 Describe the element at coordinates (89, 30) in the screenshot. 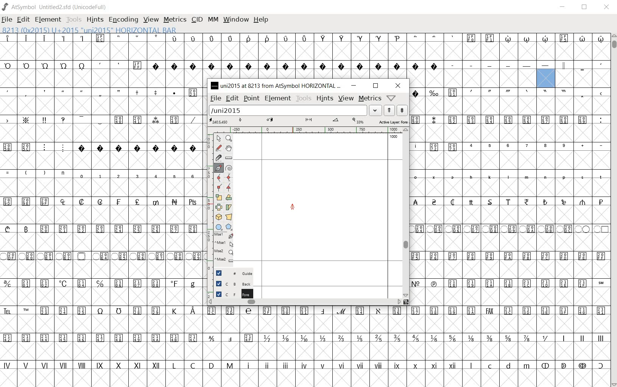

I see `8213 (0x2015) U+2015 "uni2015" HORIZONTAL BAR` at that location.